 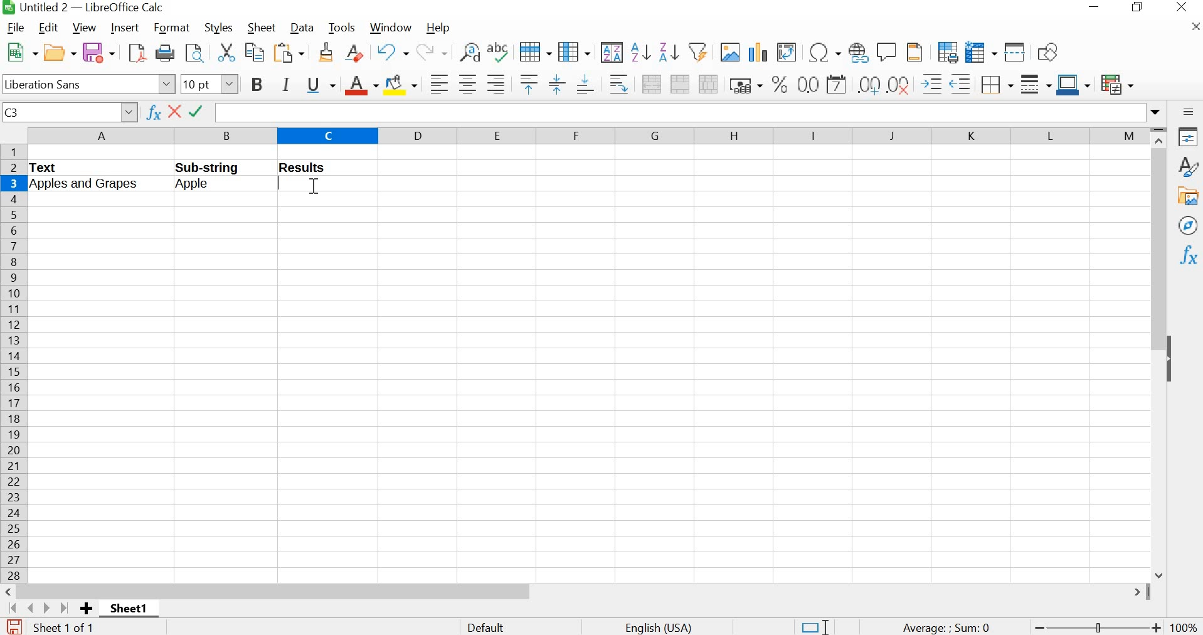 What do you see at coordinates (13, 626) in the screenshot?
I see `save` at bounding box center [13, 626].